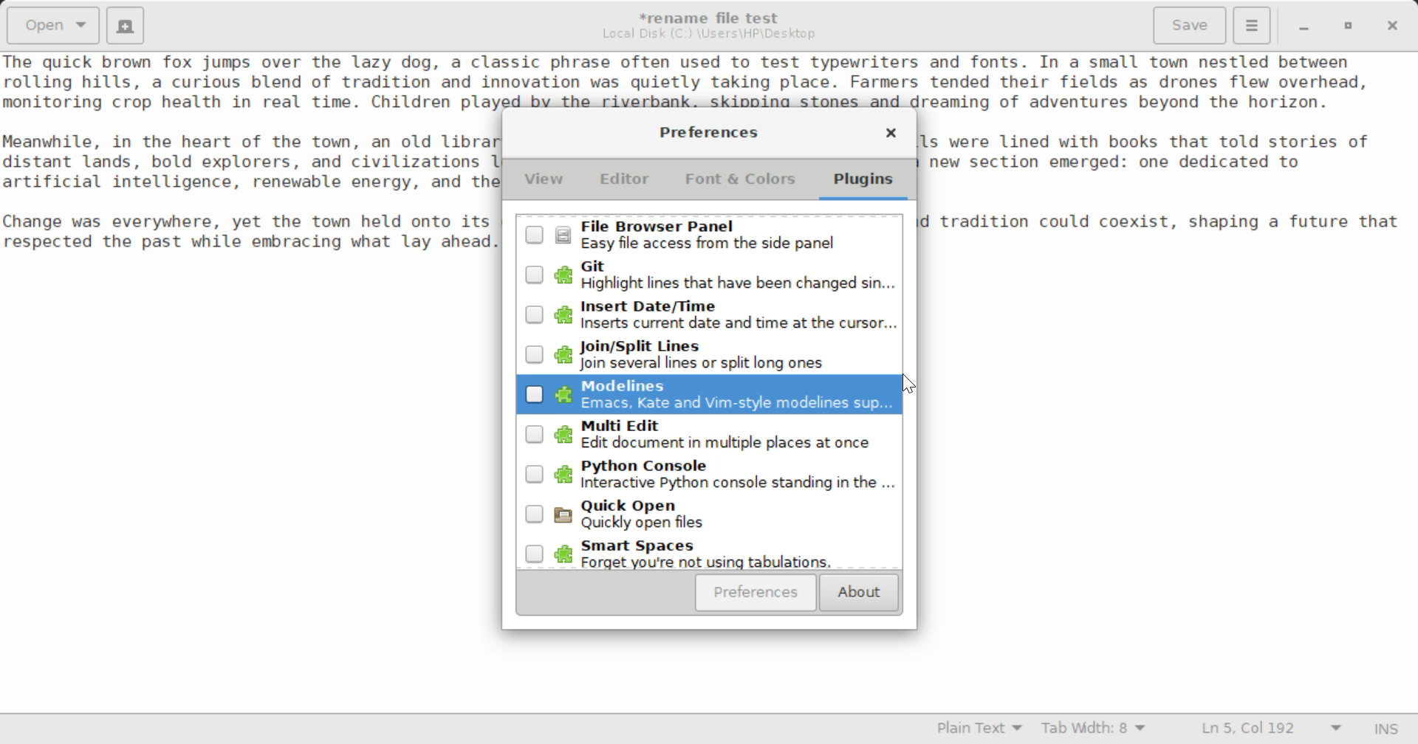  Describe the element at coordinates (1251, 24) in the screenshot. I see `Menu` at that location.